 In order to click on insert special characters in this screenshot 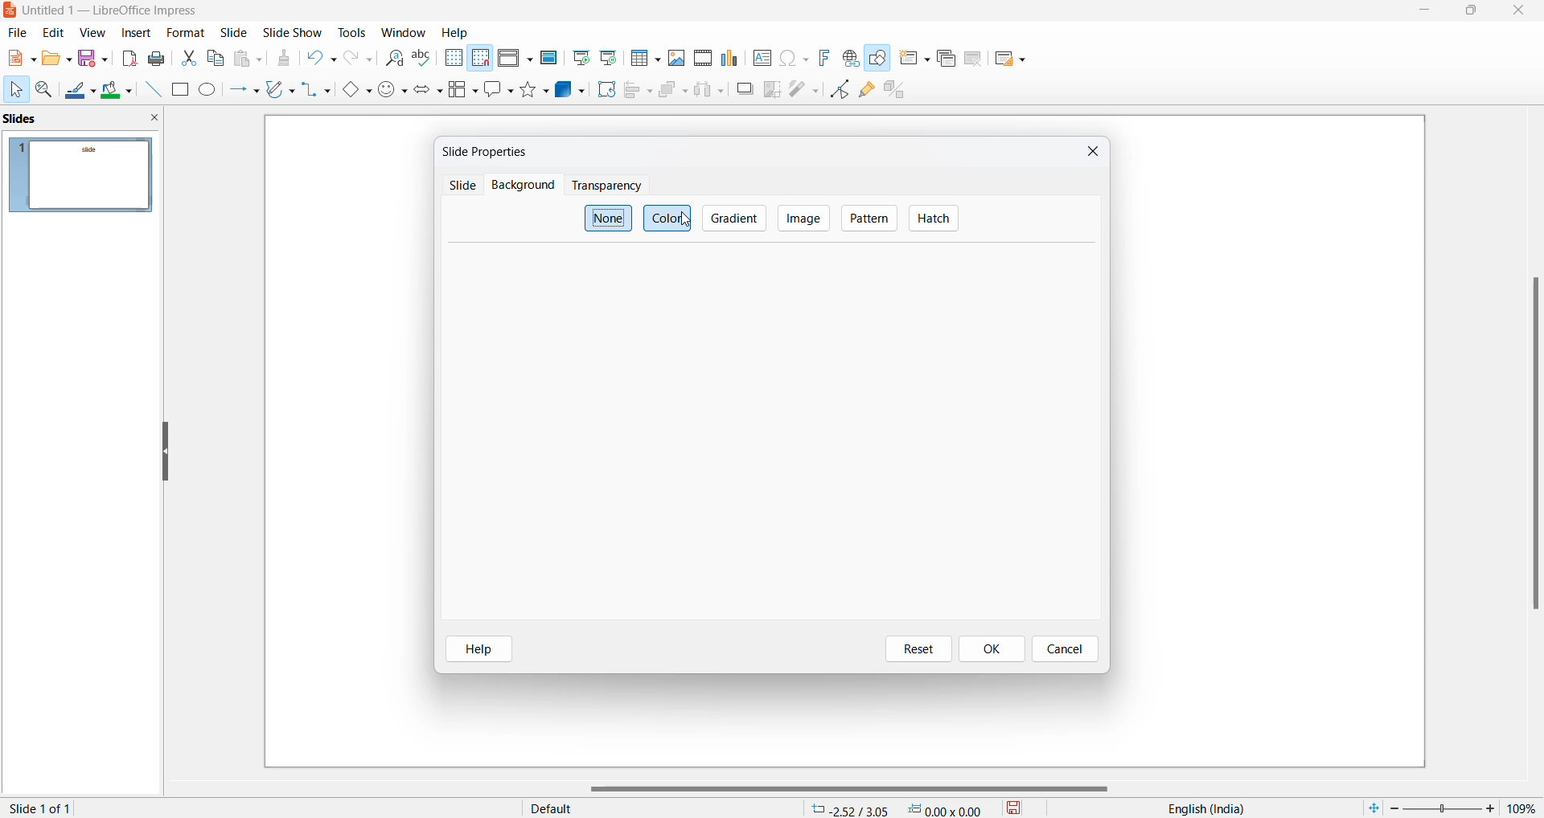, I will do `click(794, 59)`.